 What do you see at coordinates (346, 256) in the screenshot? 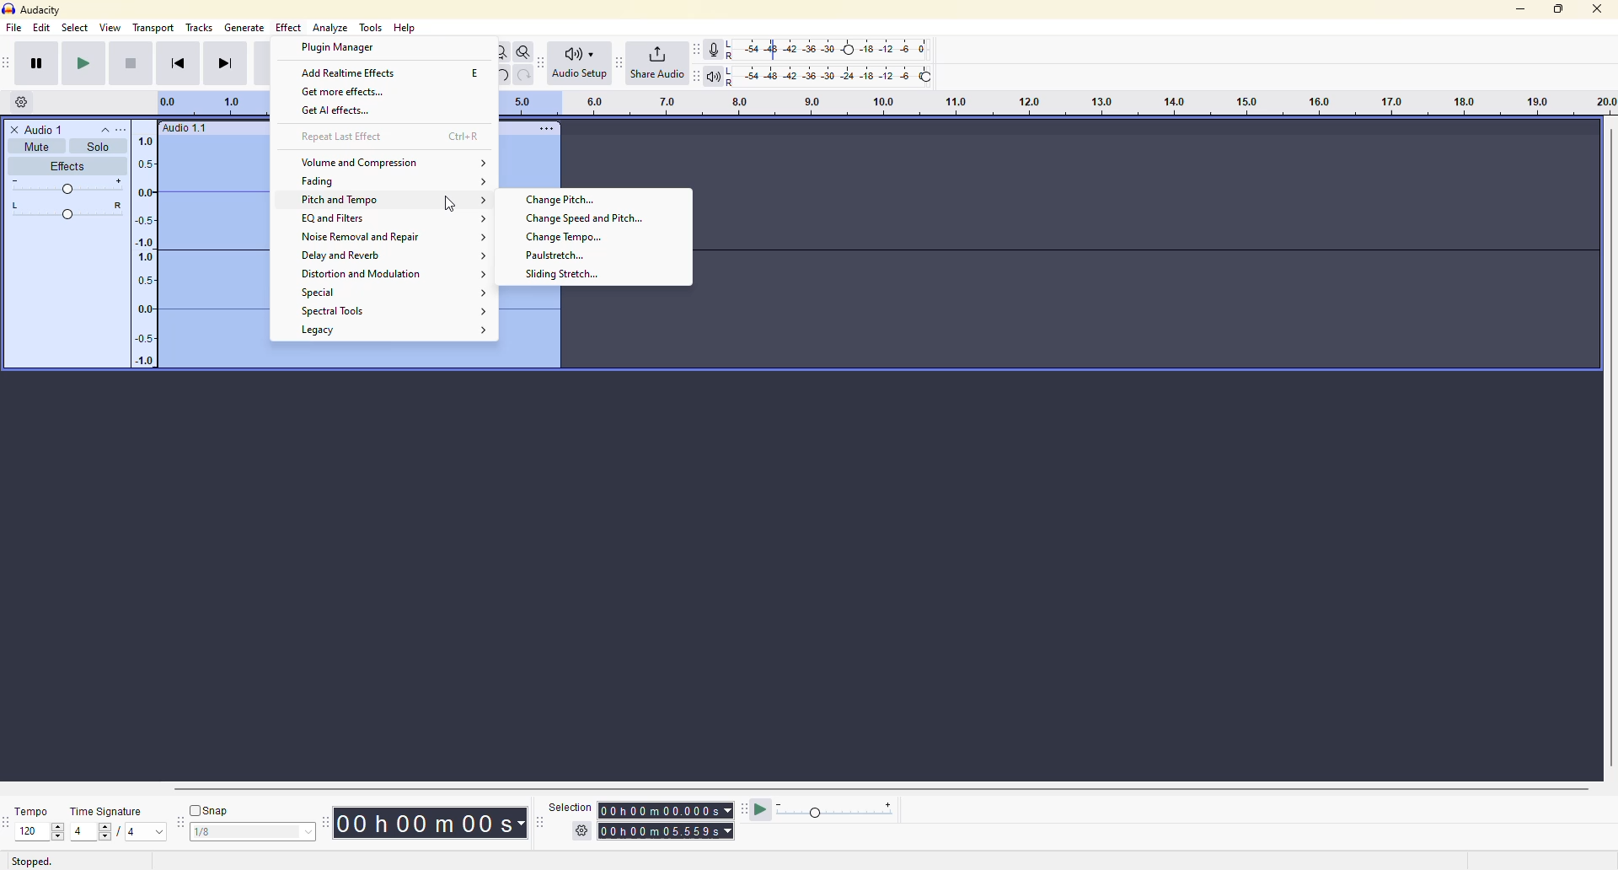
I see `delay and reverb` at bounding box center [346, 256].